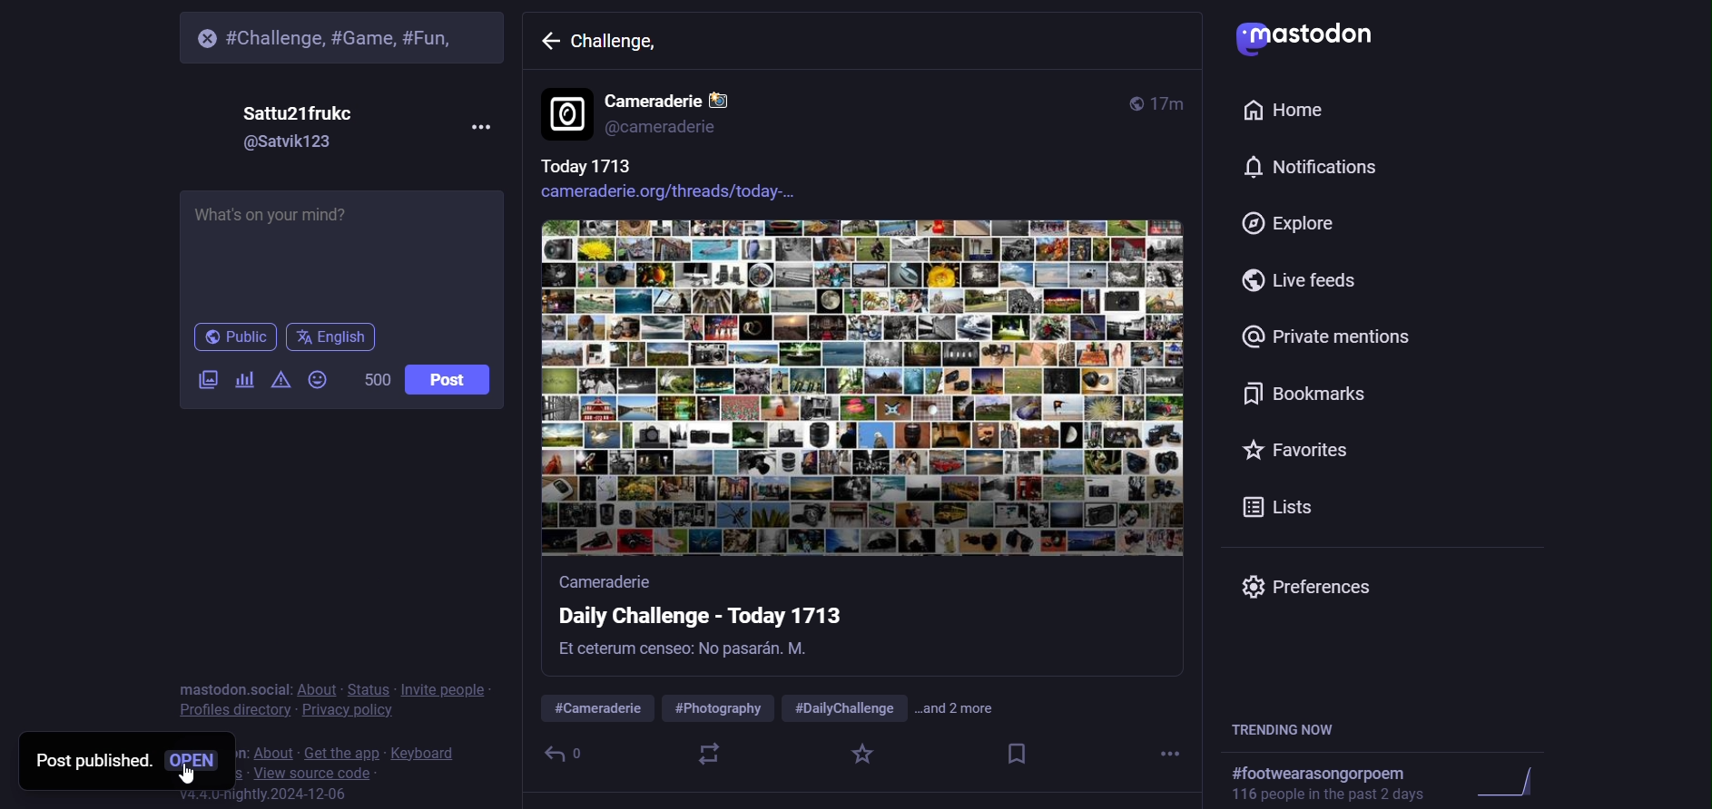 The image size is (1712, 809). I want to click on live feed, so click(1305, 281).